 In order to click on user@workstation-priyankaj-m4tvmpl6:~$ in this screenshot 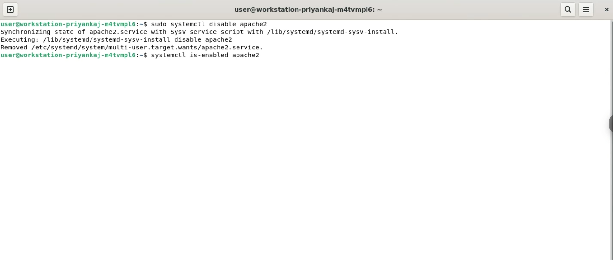, I will do `click(74, 23)`.